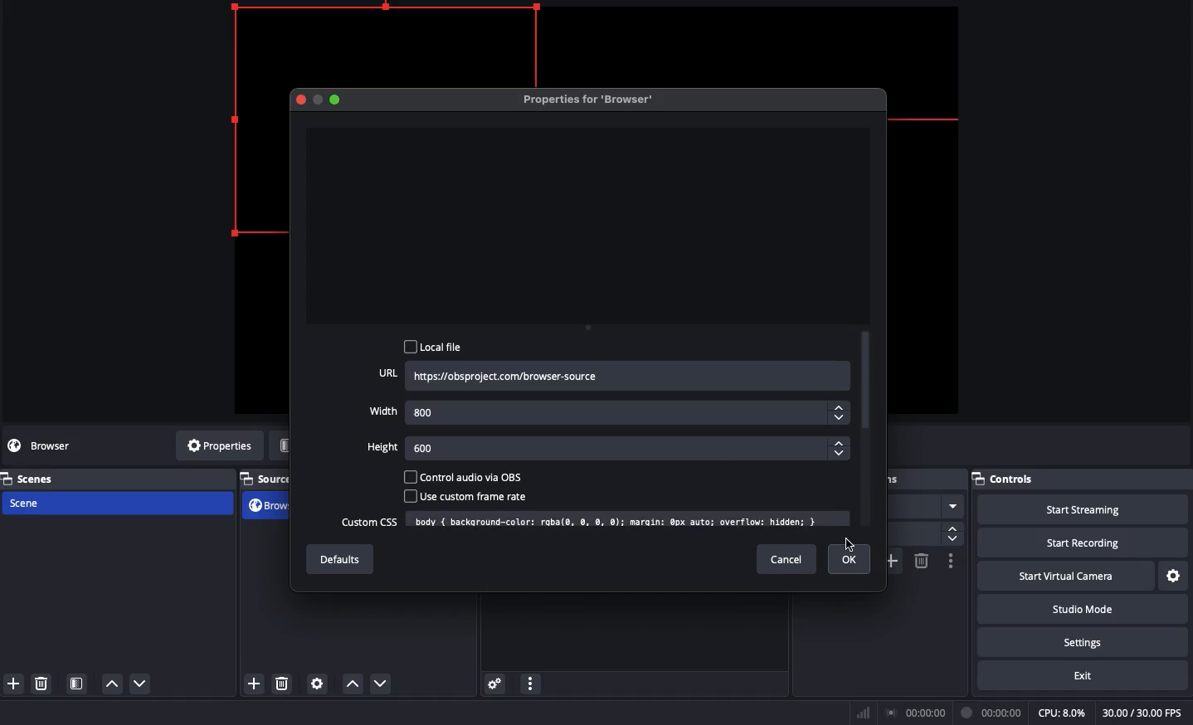 Image resolution: width=1193 pixels, height=725 pixels. Describe the element at coordinates (1069, 574) in the screenshot. I see `Start virtual camera` at that location.